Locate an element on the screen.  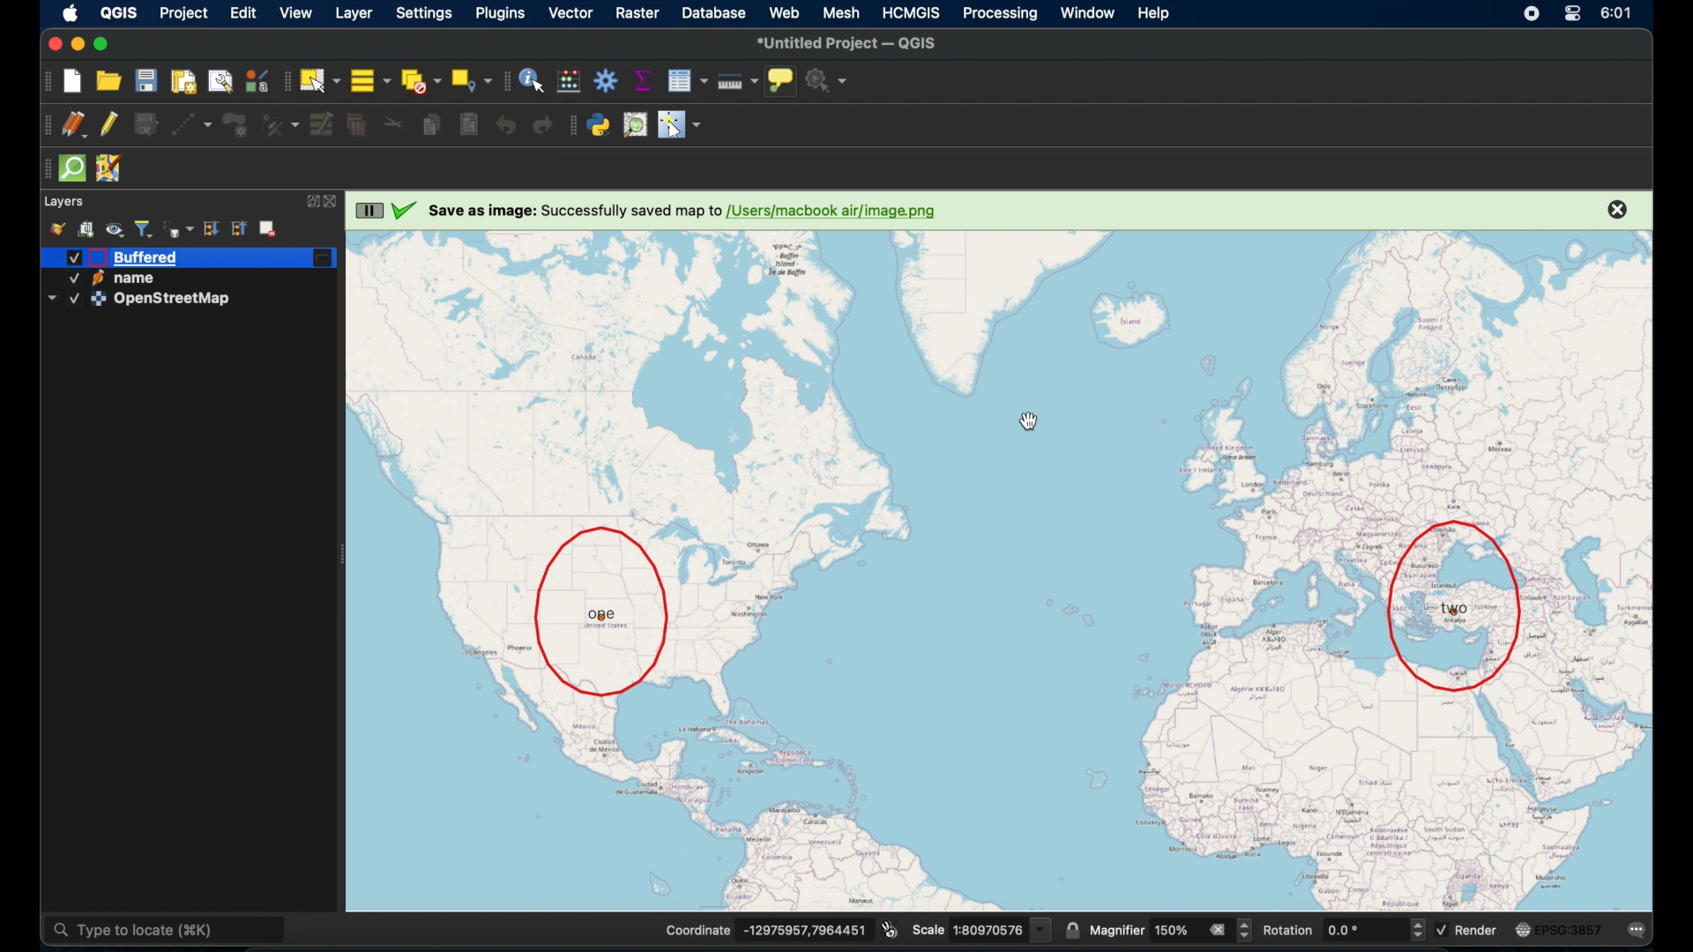
modify attributes is located at coordinates (321, 124).